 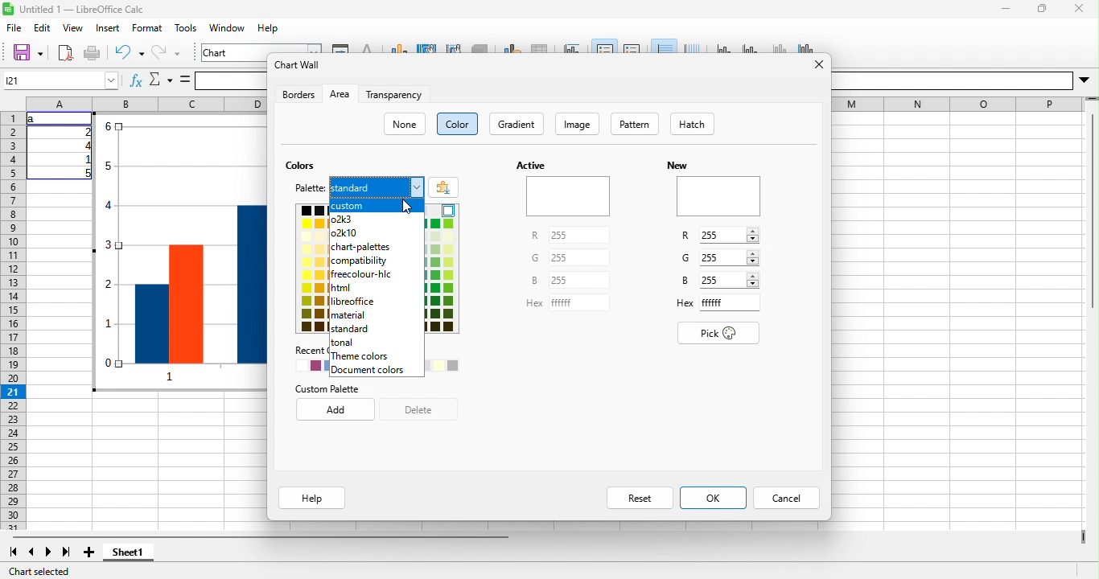 I want to click on horizontal grids, so click(x=664, y=46).